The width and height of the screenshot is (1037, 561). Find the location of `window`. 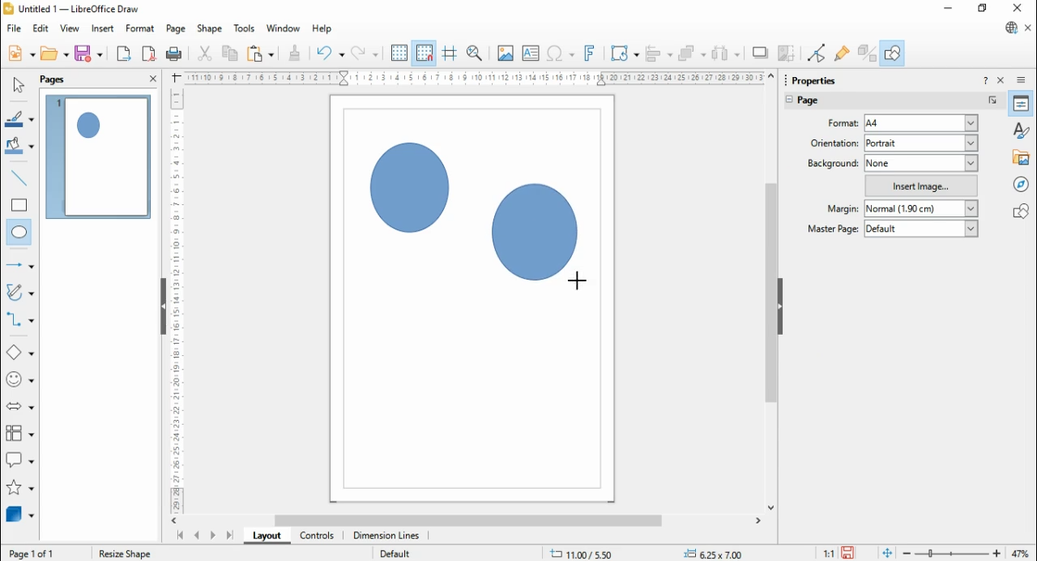

window is located at coordinates (284, 28).